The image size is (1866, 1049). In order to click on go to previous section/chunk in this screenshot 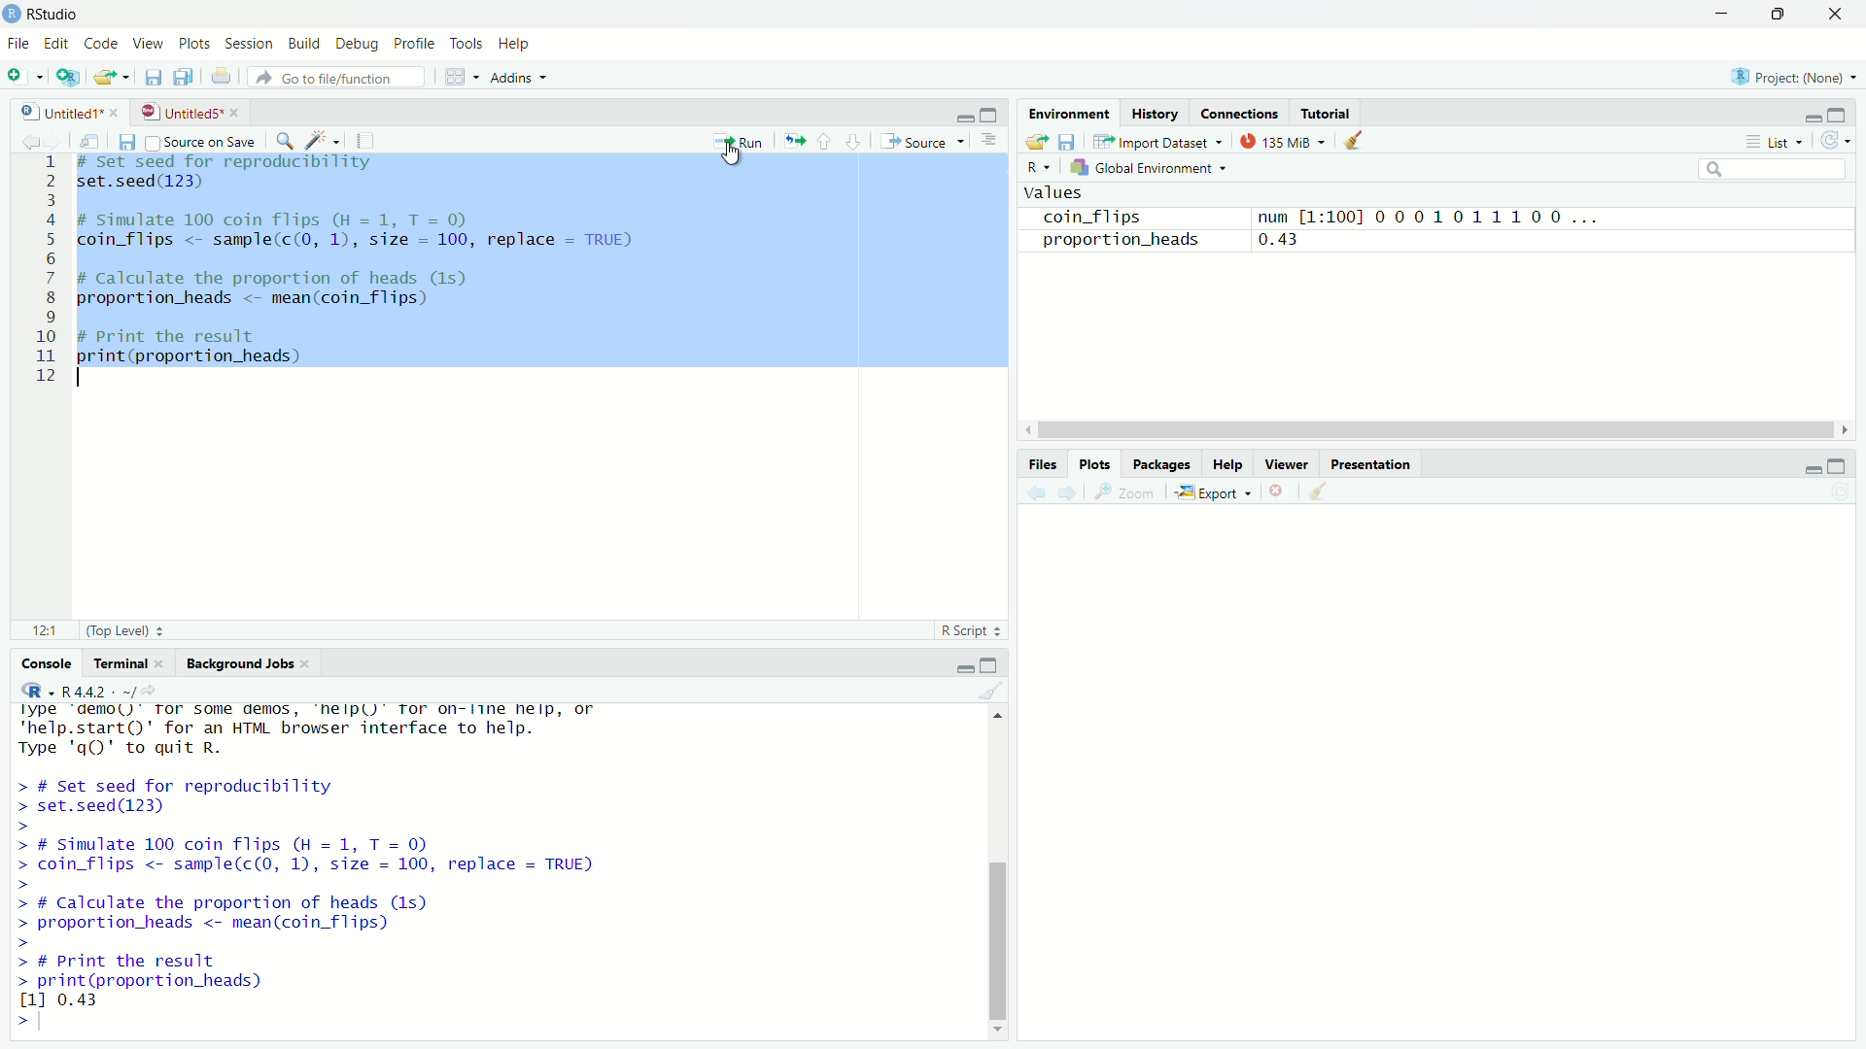, I will do `click(825, 142)`.